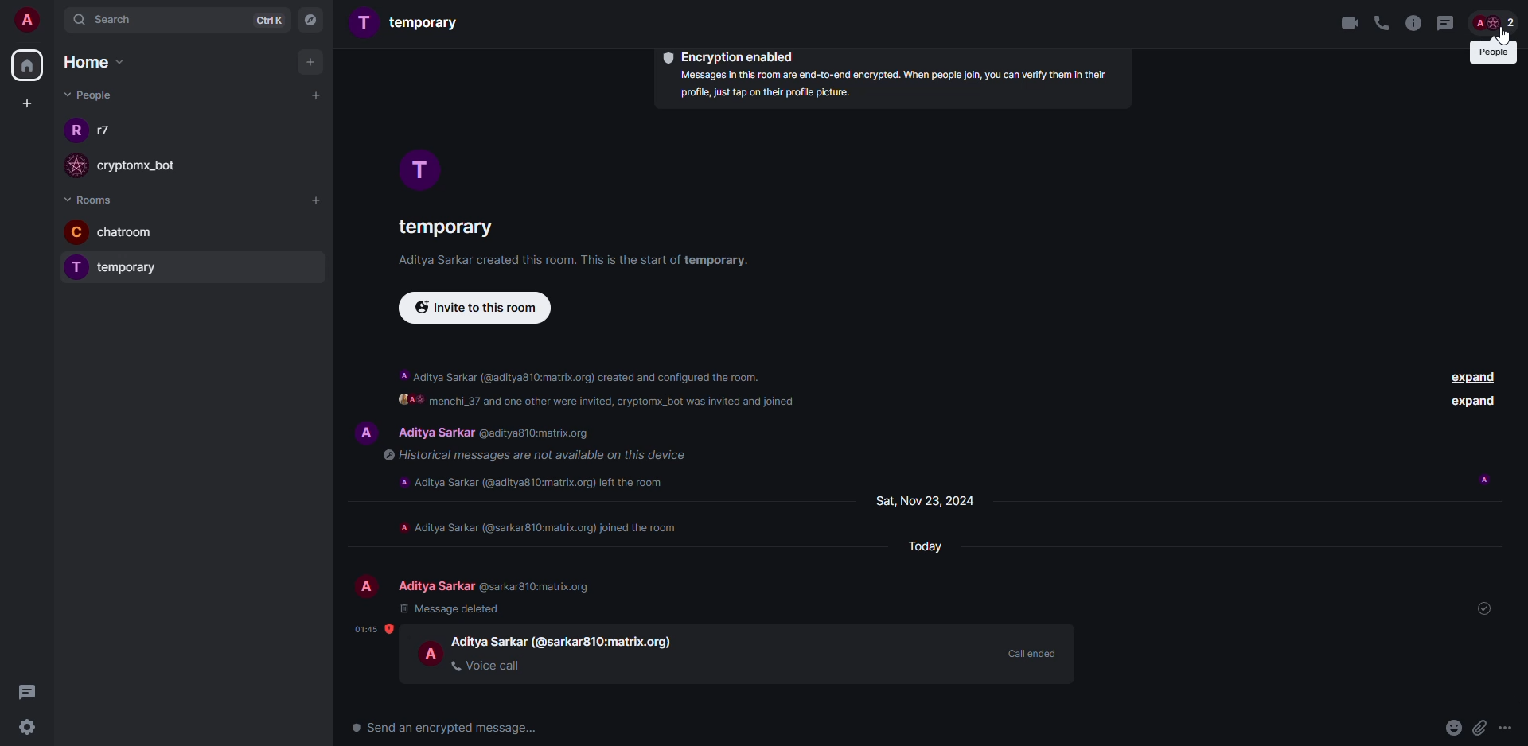  I want to click on room, so click(407, 23).